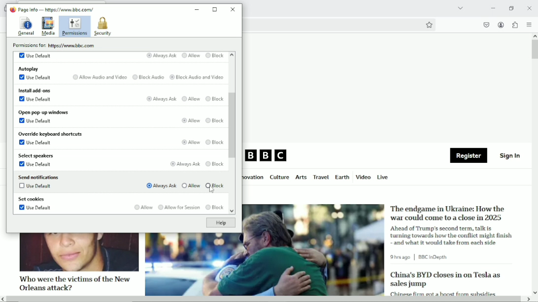  I want to click on scroll down, so click(231, 212).